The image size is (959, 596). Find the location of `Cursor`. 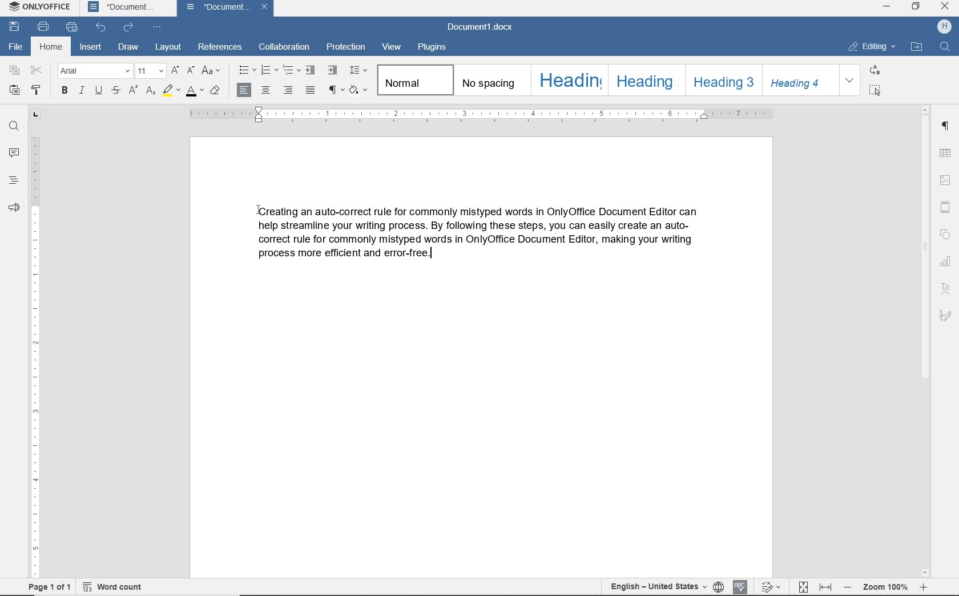

Cursor is located at coordinates (262, 210).